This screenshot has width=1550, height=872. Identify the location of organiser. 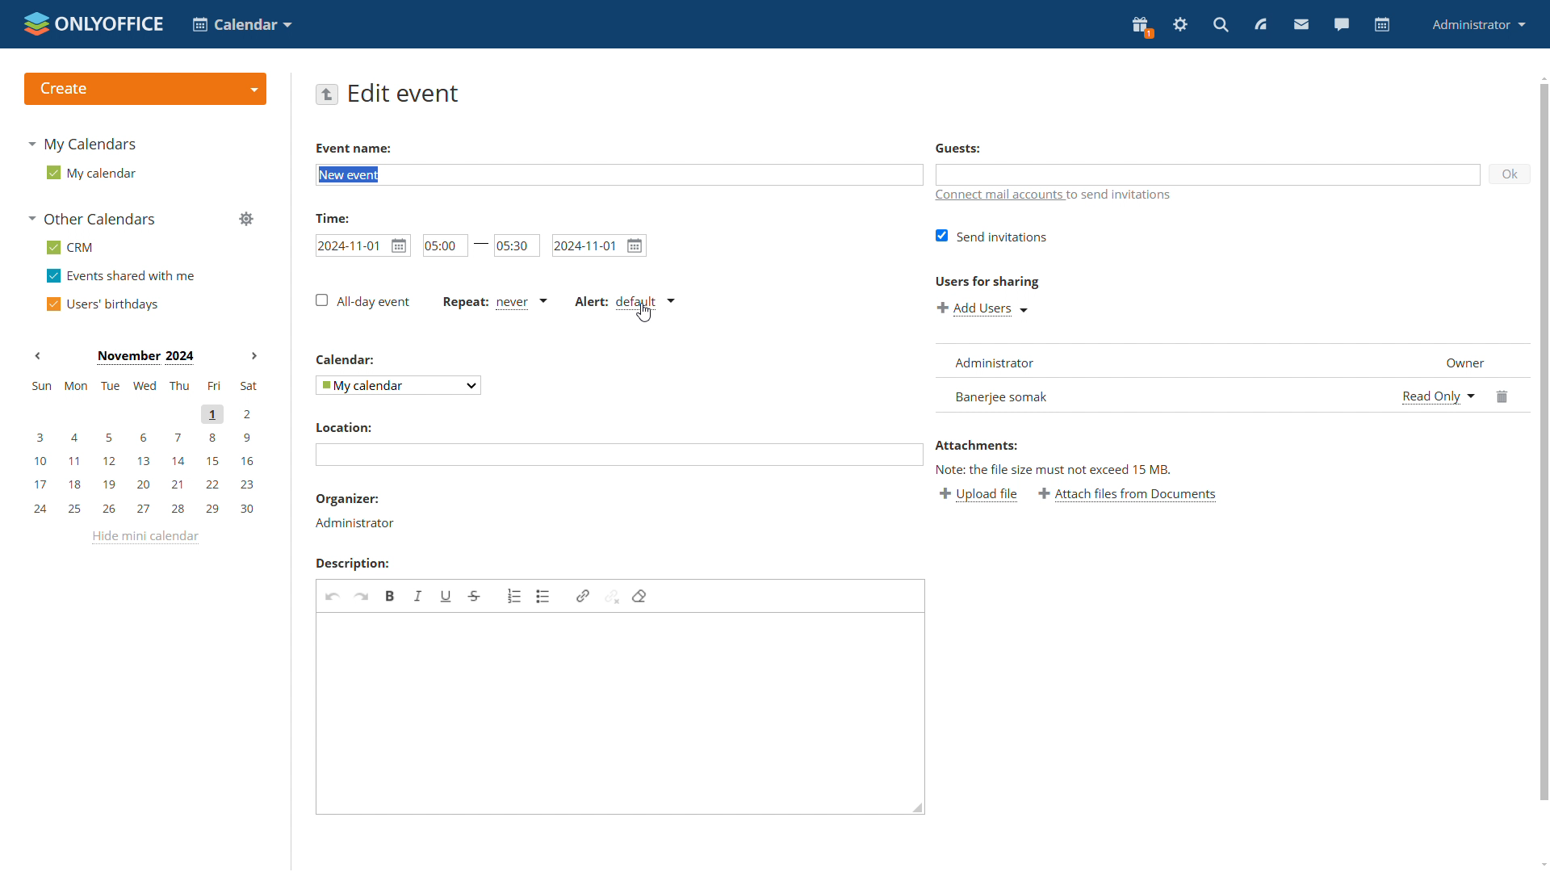
(347, 500).